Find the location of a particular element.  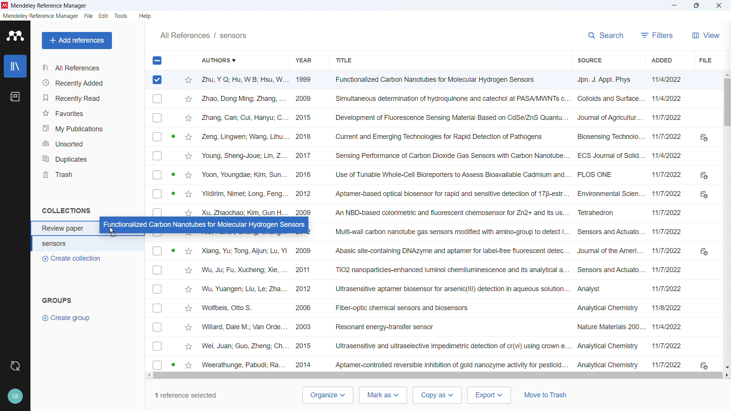

Mark as  is located at coordinates (383, 395).